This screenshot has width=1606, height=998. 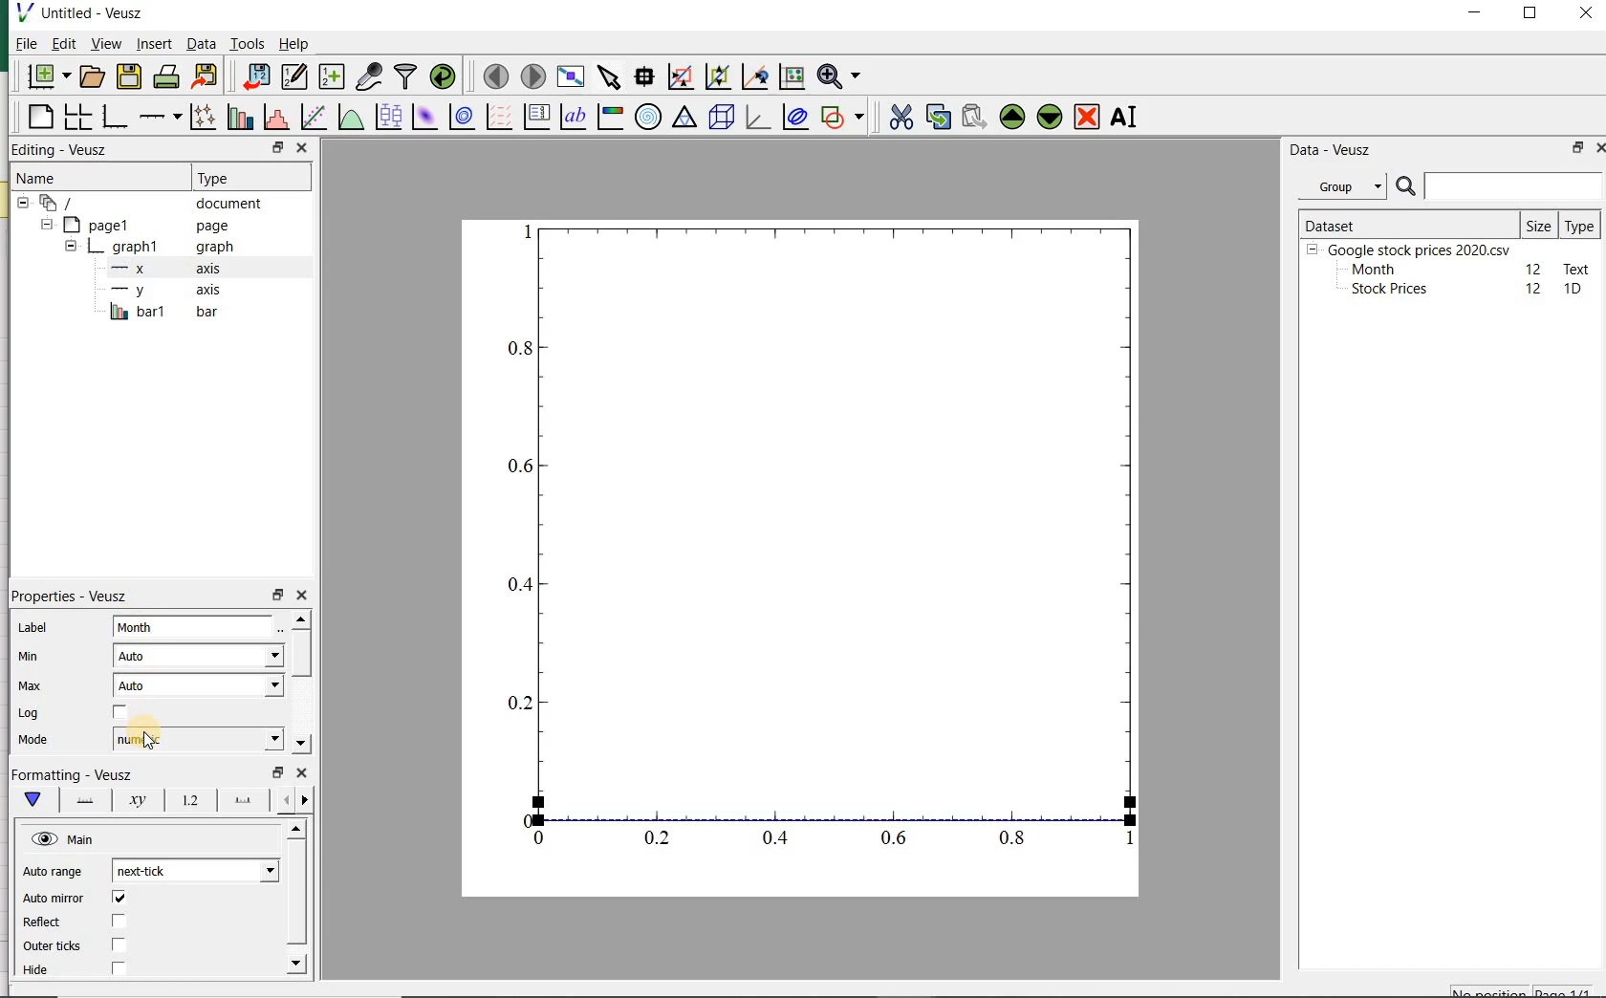 What do you see at coordinates (406, 76) in the screenshot?
I see `filter data` at bounding box center [406, 76].